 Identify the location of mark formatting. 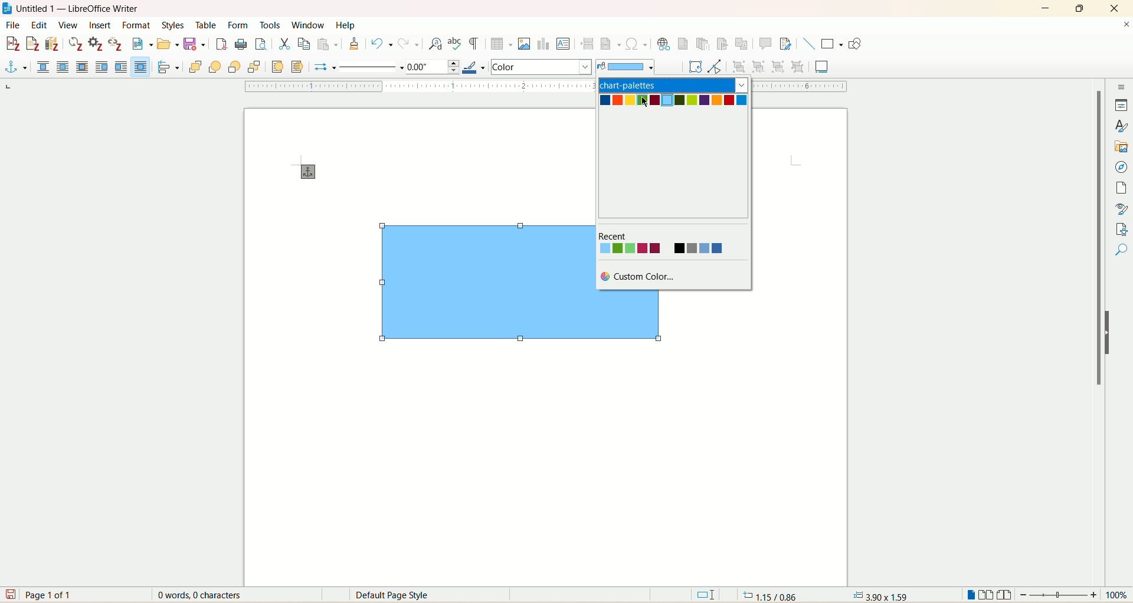
(476, 45).